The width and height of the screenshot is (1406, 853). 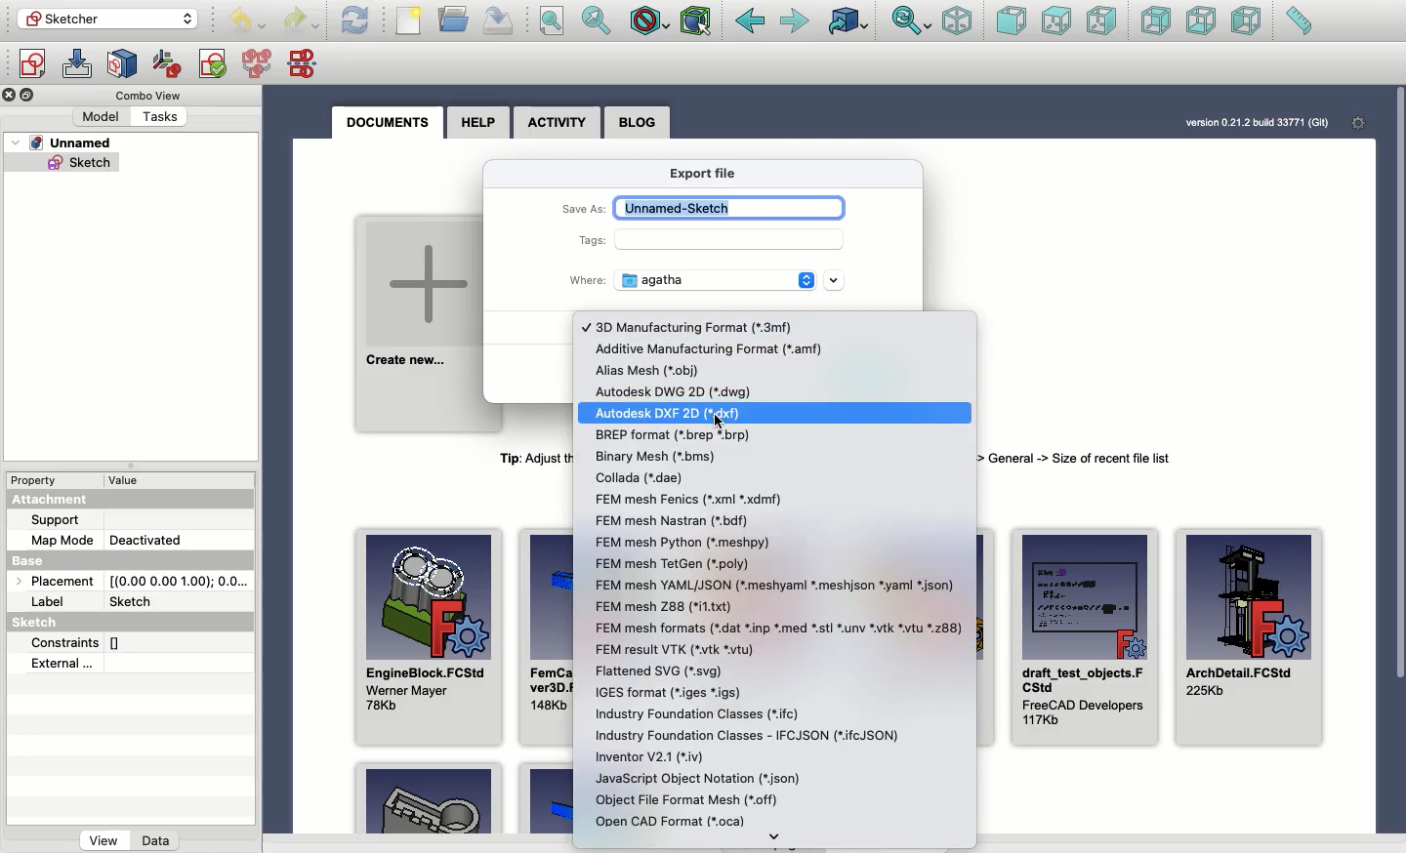 I want to click on cursor, so click(x=721, y=420).